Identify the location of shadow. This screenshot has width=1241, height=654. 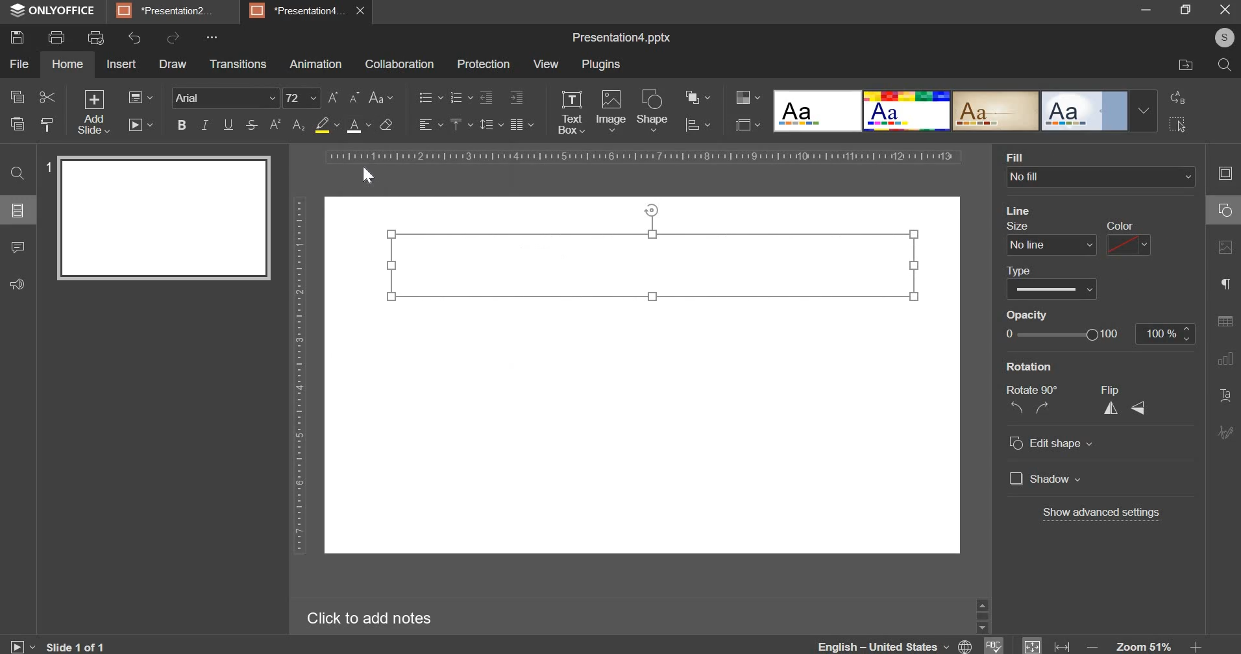
(1046, 480).